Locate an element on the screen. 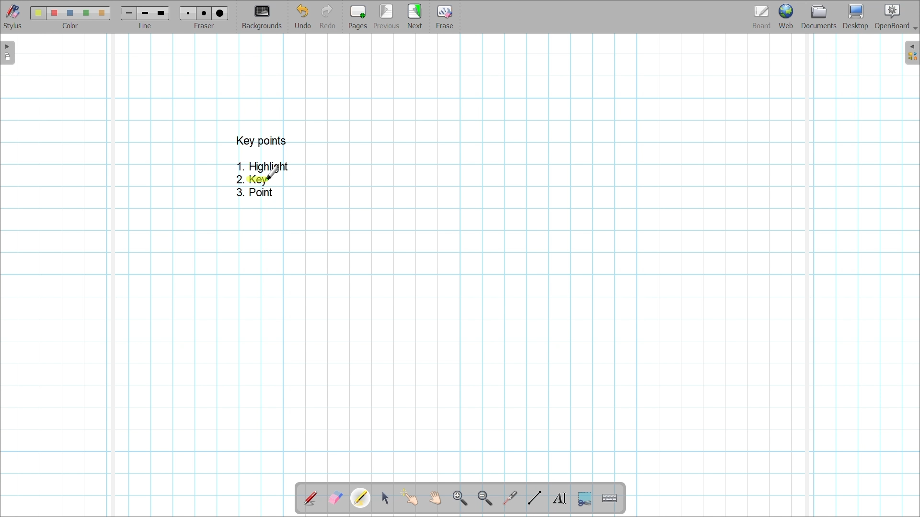  eraser is located at coordinates (206, 26).